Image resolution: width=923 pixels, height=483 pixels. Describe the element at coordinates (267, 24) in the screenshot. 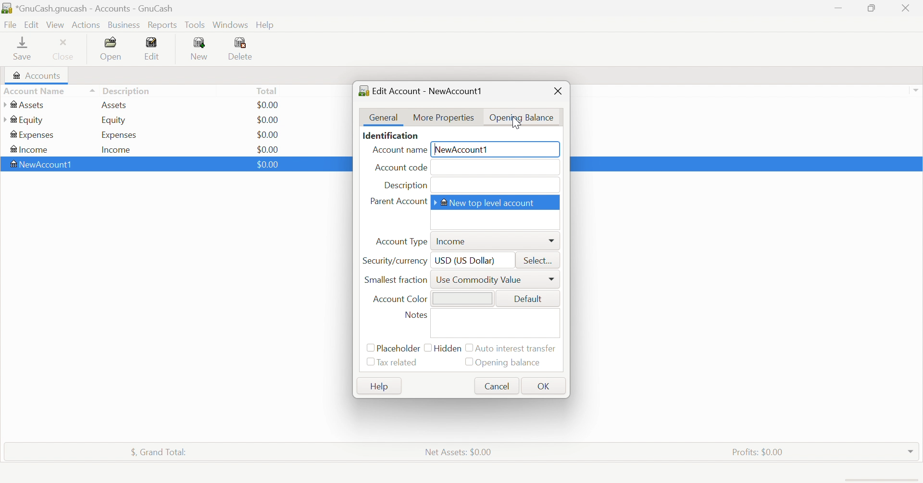

I see `Help` at that location.